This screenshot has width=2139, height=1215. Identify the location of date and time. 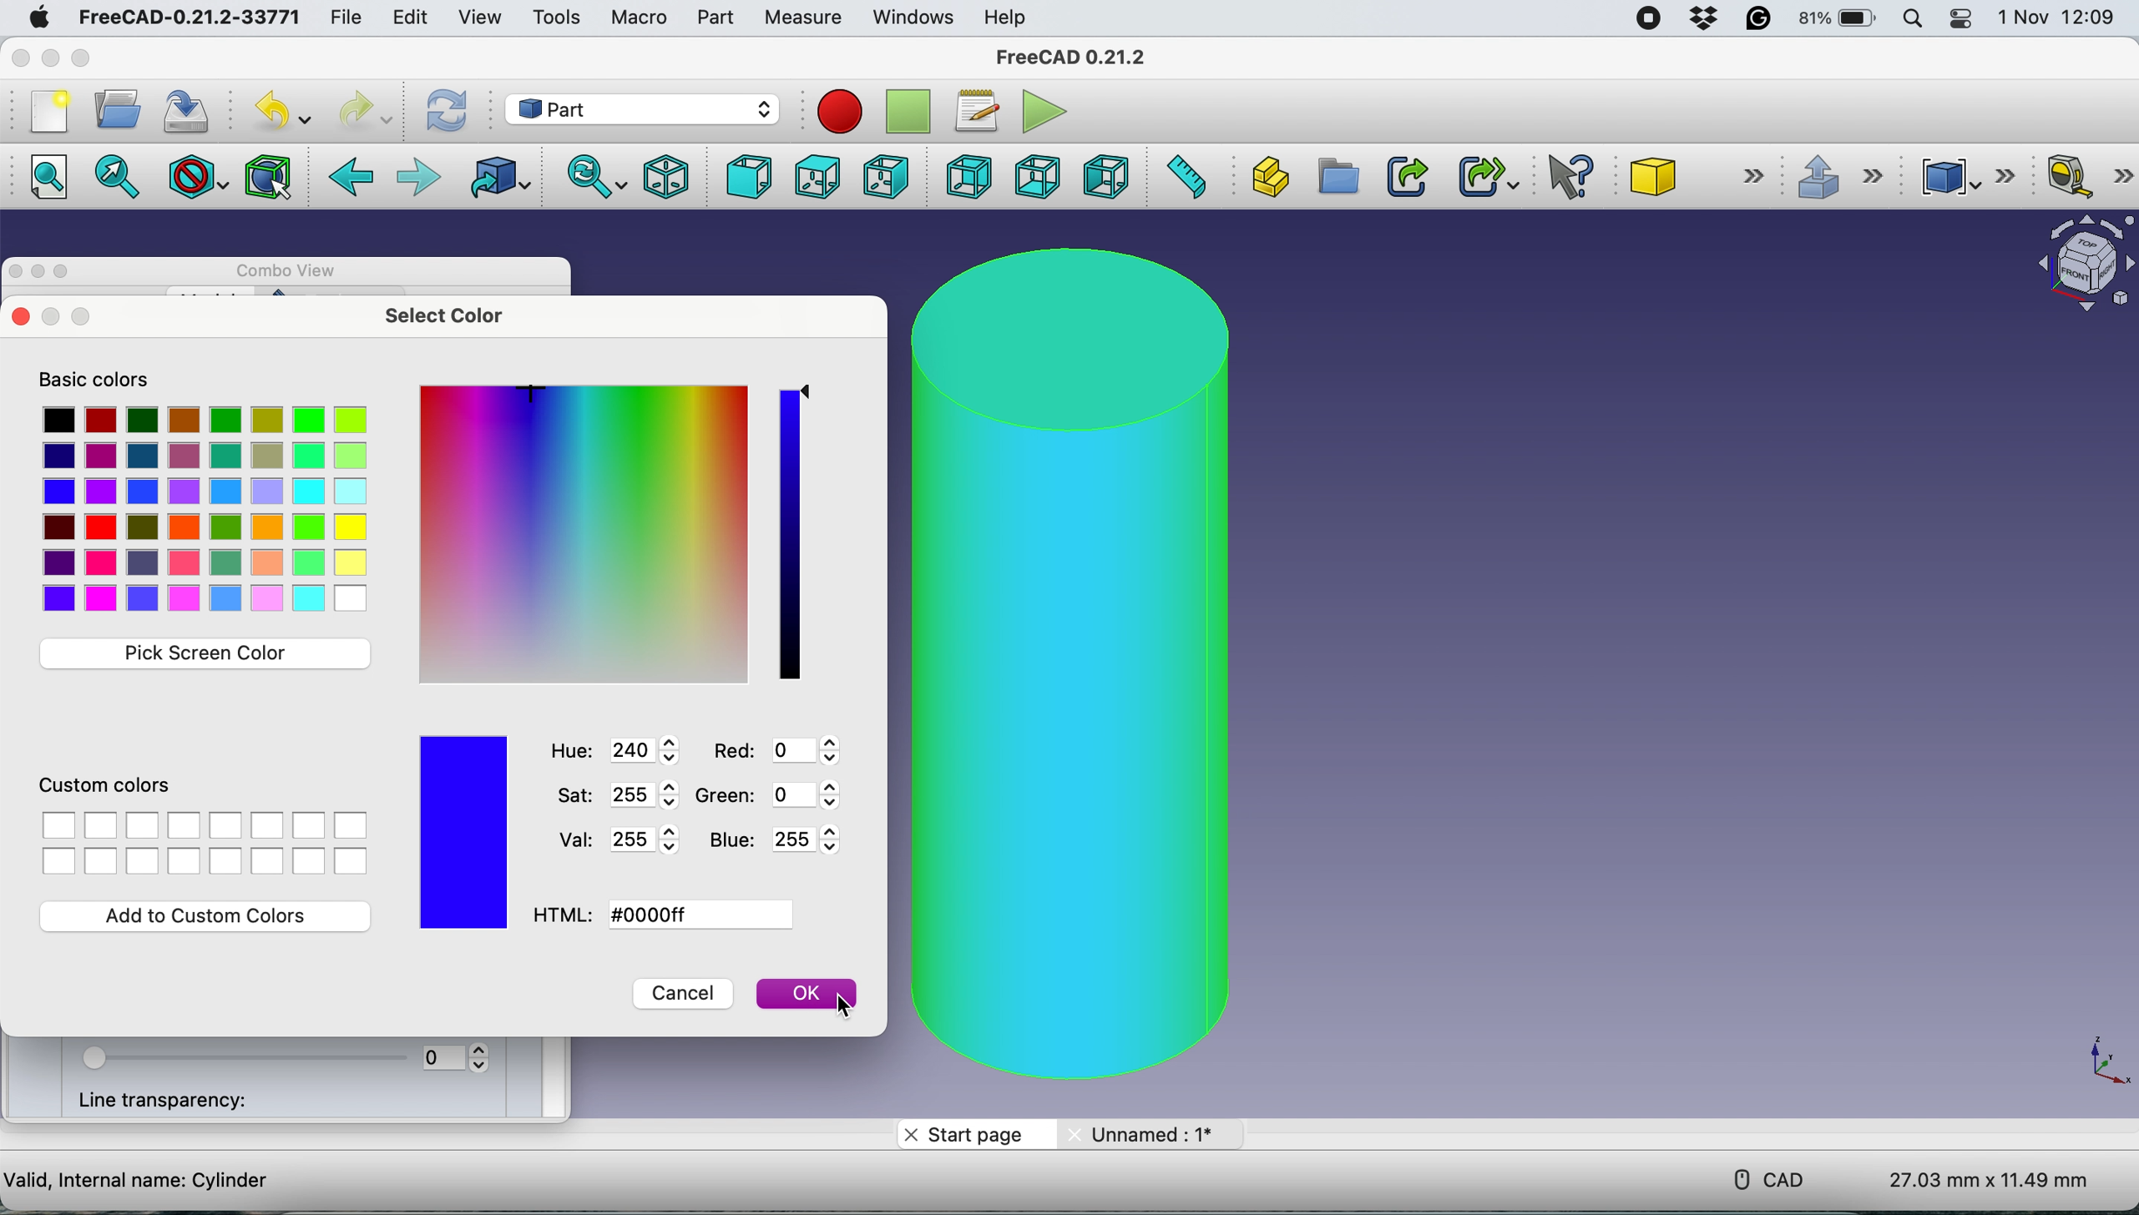
(2056, 18).